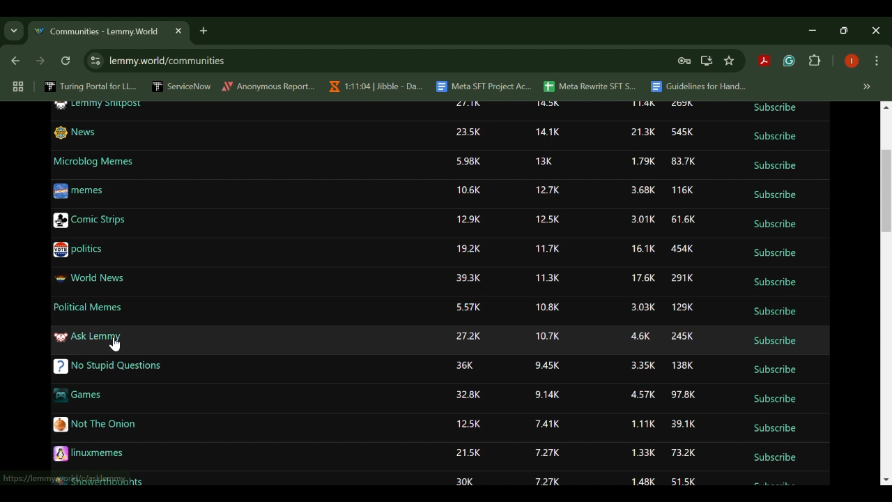 The image size is (892, 502). Describe the element at coordinates (67, 62) in the screenshot. I see `Refresh Webpage` at that location.